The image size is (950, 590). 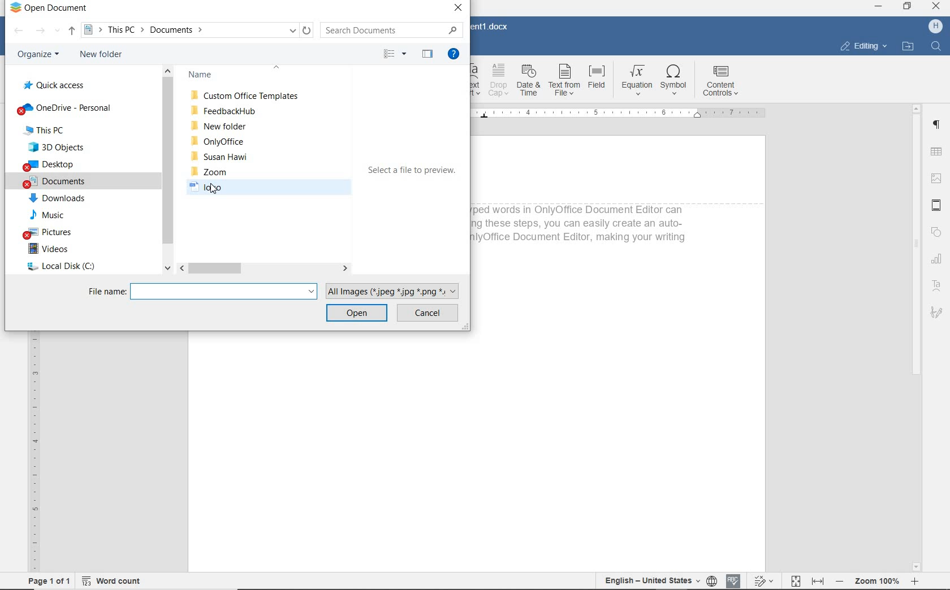 What do you see at coordinates (57, 85) in the screenshot?
I see `QUICK ACCESS` at bounding box center [57, 85].